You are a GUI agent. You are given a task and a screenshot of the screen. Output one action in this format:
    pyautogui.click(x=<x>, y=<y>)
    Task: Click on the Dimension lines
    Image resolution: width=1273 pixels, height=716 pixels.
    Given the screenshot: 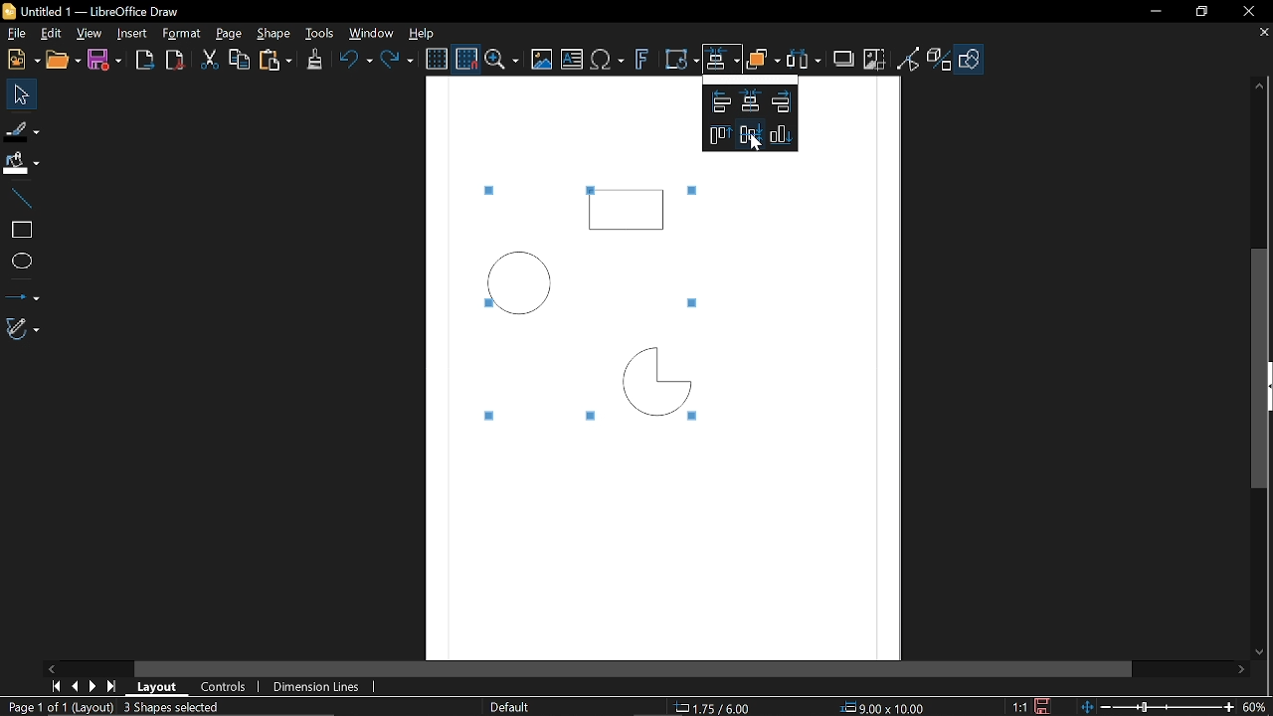 What is the action you would take?
    pyautogui.click(x=325, y=687)
    